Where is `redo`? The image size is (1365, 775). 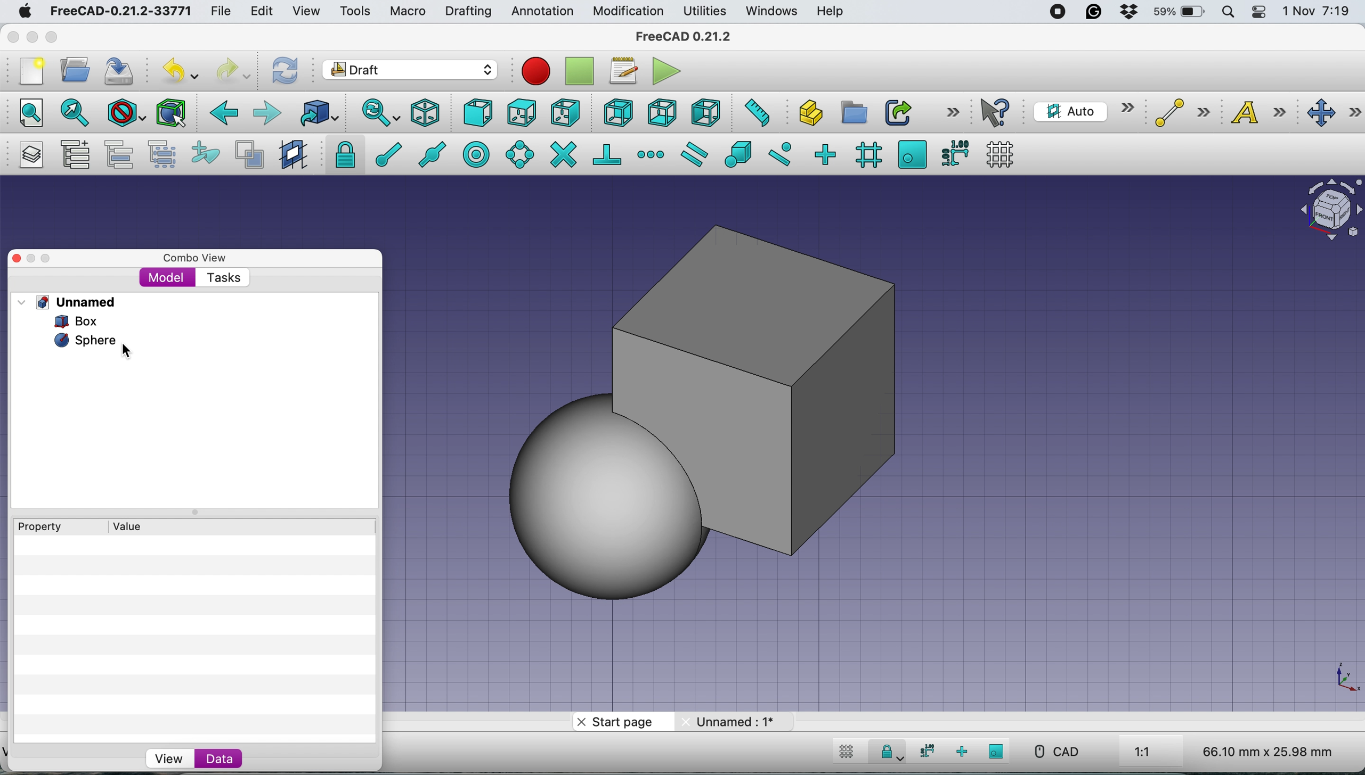 redo is located at coordinates (234, 69).